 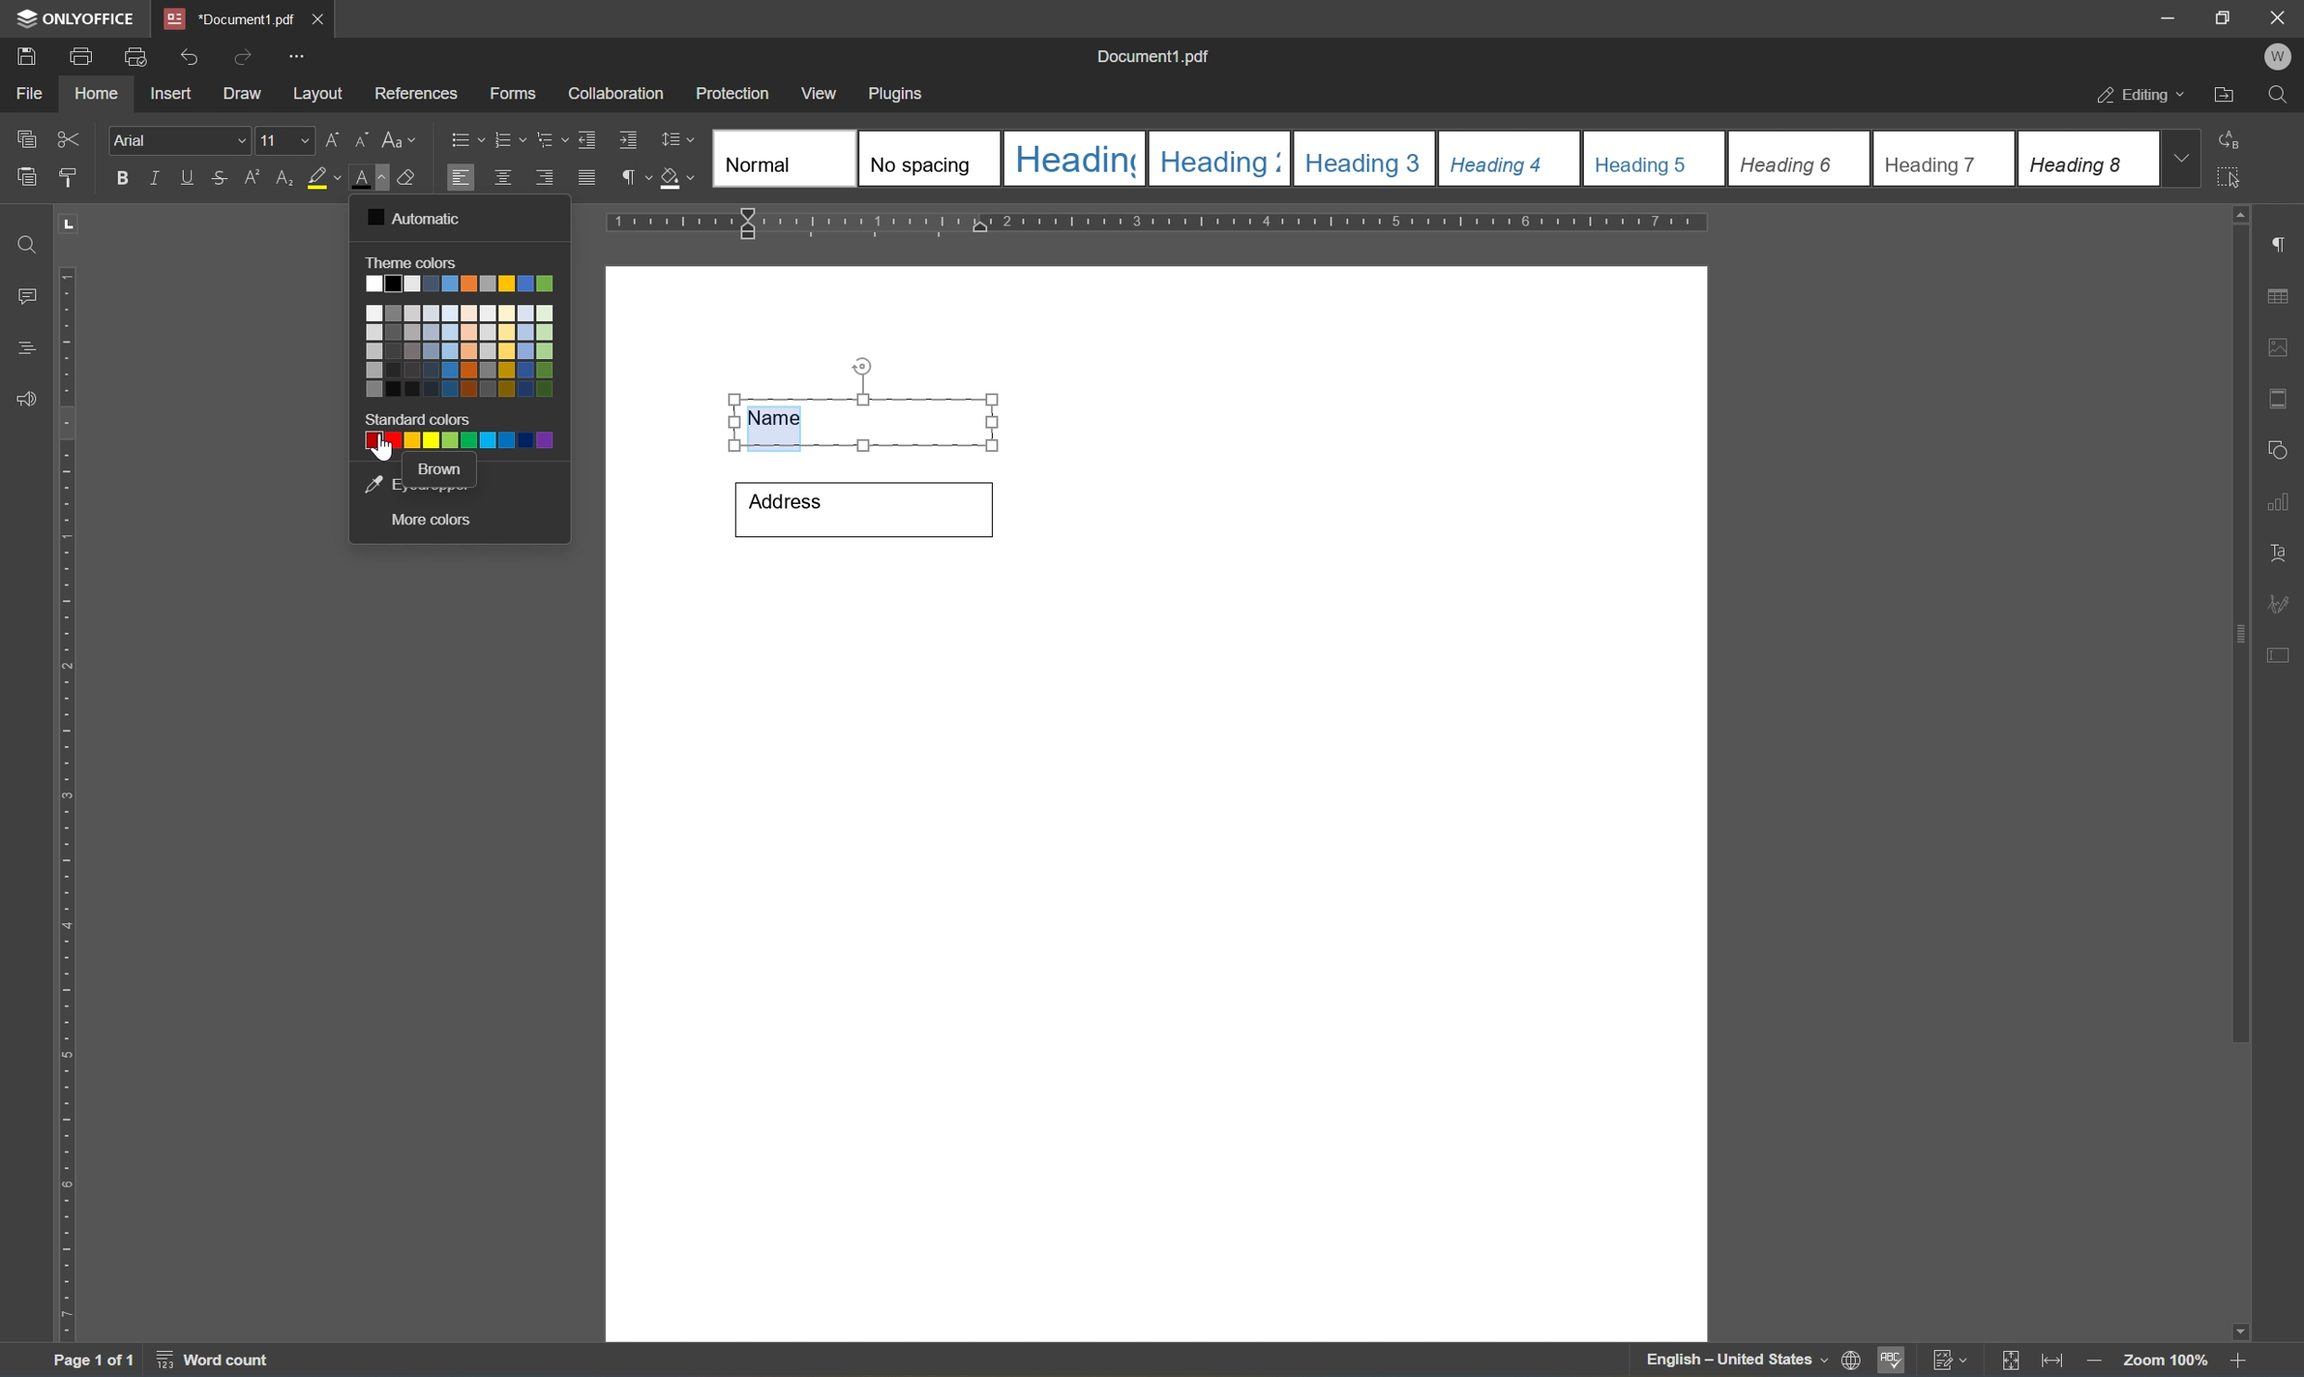 I want to click on collaboration, so click(x=618, y=97).